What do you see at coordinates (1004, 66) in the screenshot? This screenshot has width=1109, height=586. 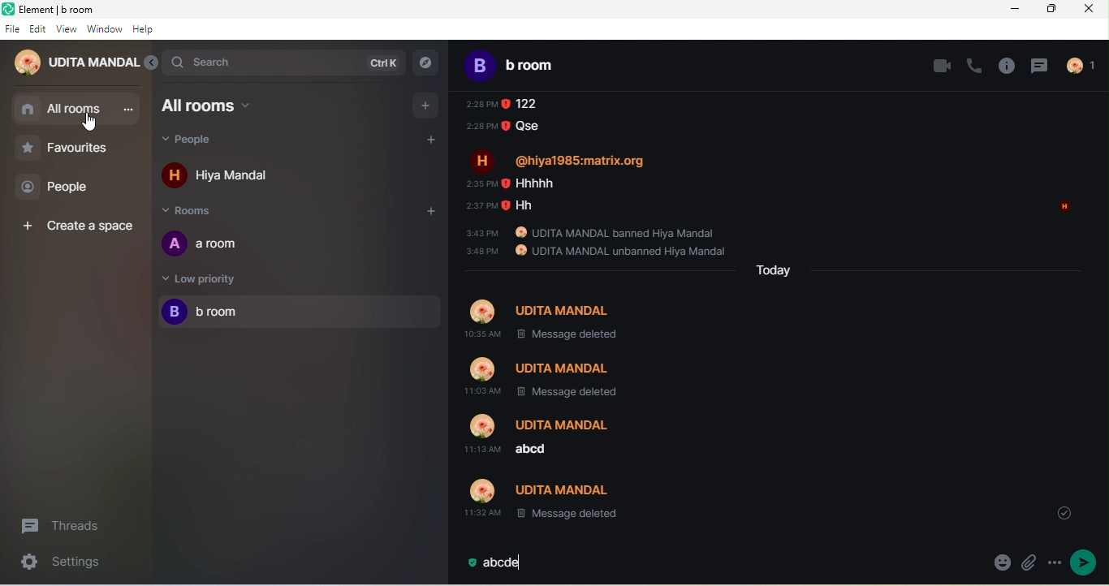 I see `info` at bounding box center [1004, 66].